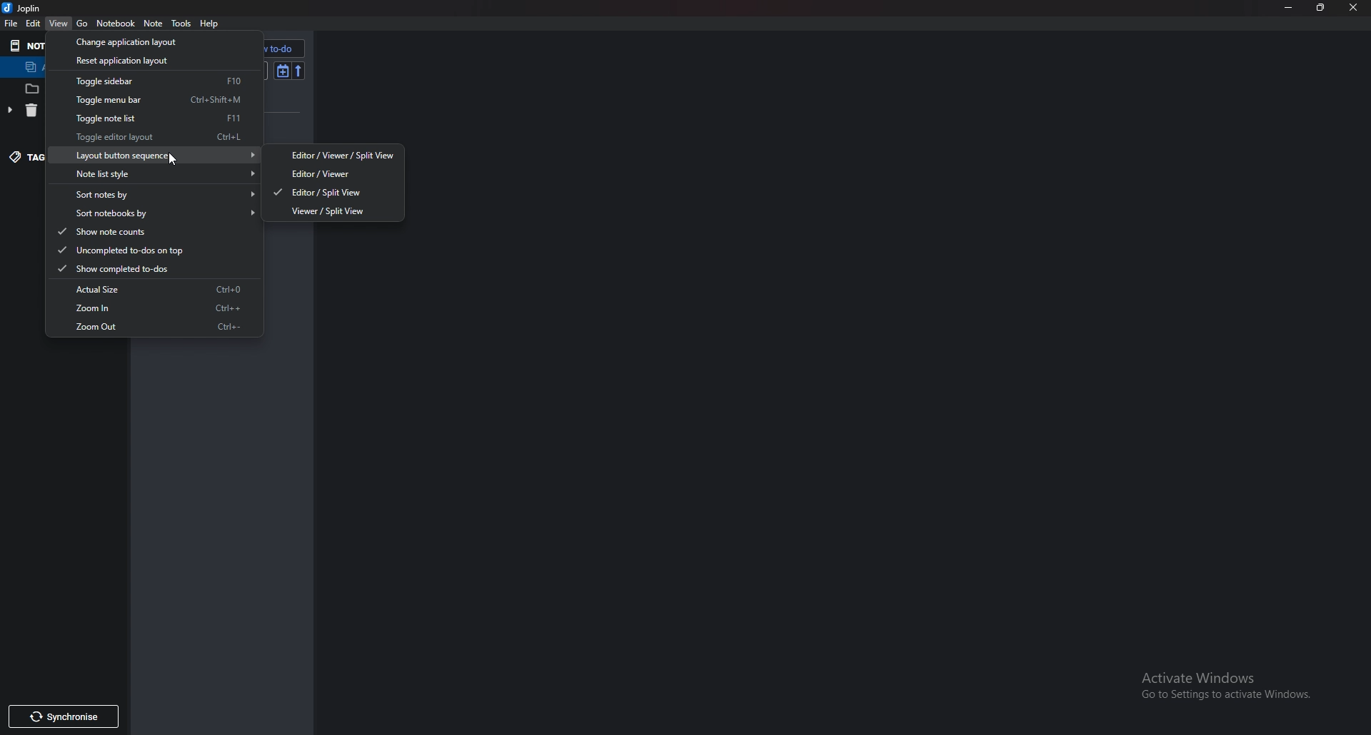 The image size is (1371, 735). What do you see at coordinates (117, 24) in the screenshot?
I see `Notebook` at bounding box center [117, 24].